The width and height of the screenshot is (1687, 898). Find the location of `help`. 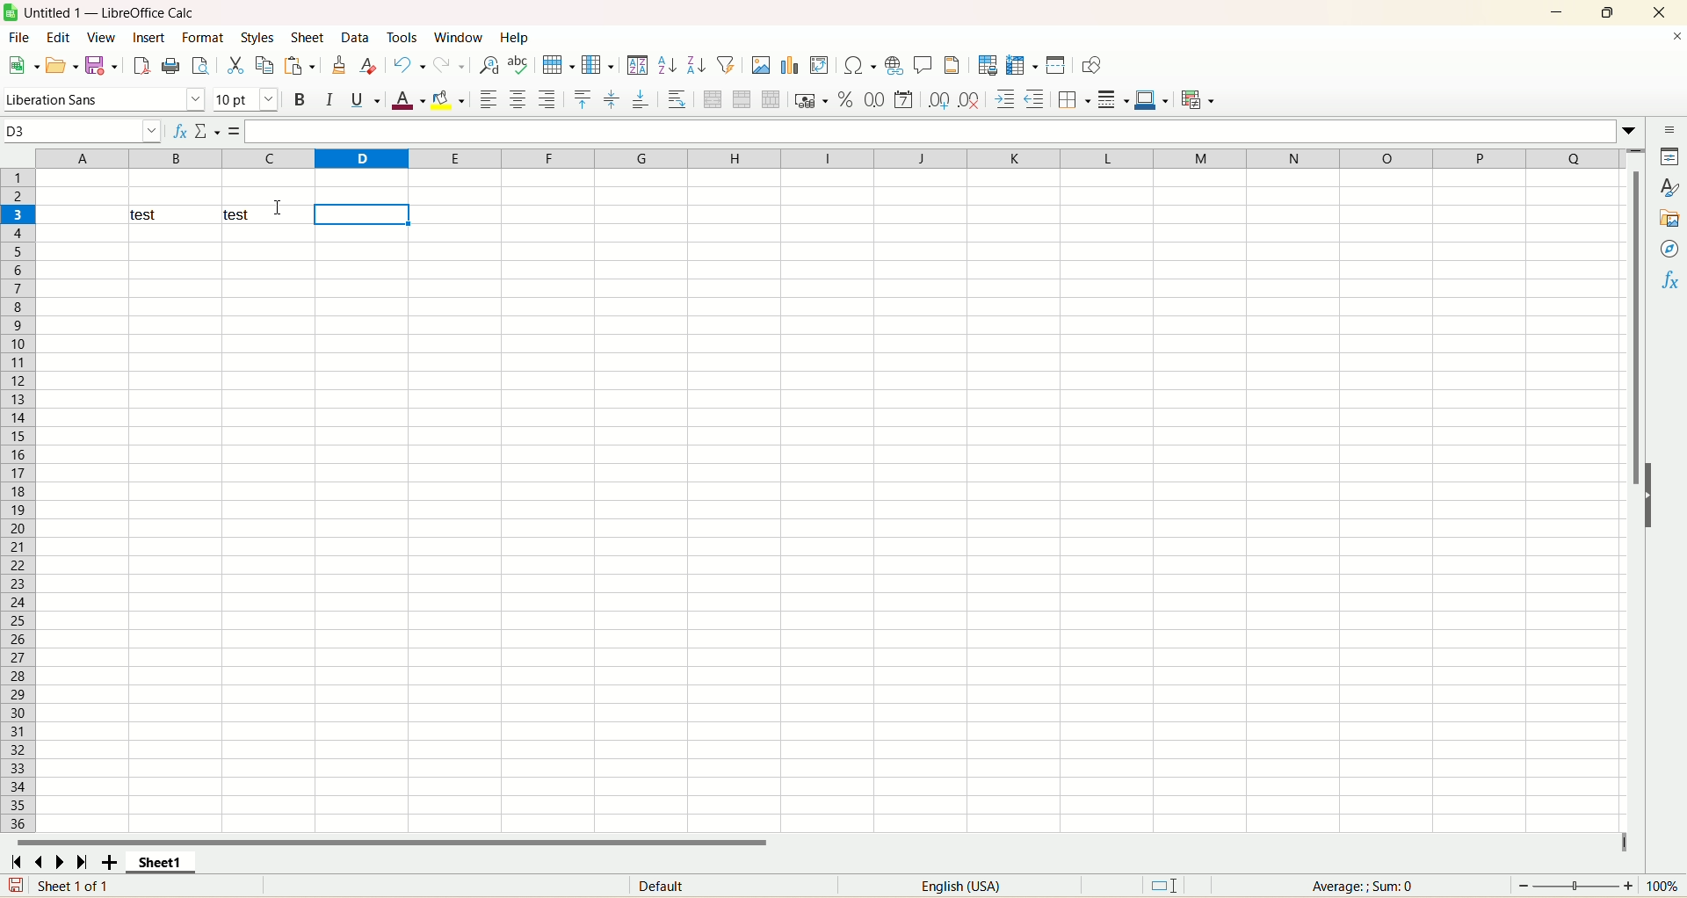

help is located at coordinates (515, 37).